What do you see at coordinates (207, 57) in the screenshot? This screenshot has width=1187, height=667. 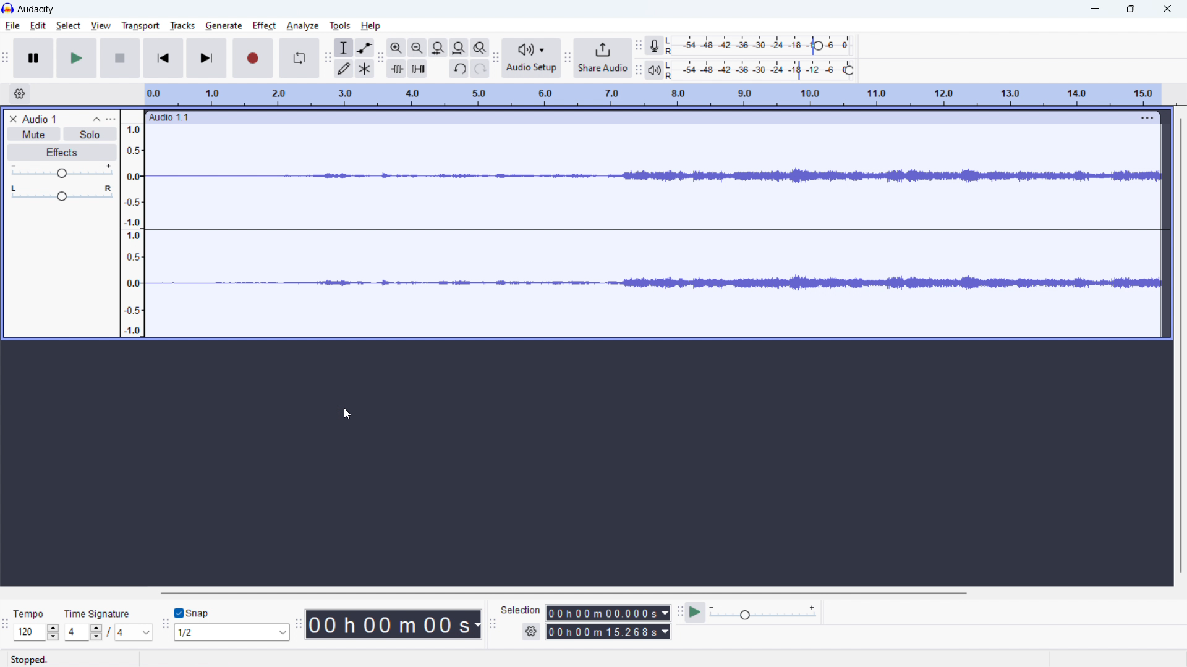 I see `skip to last` at bounding box center [207, 57].